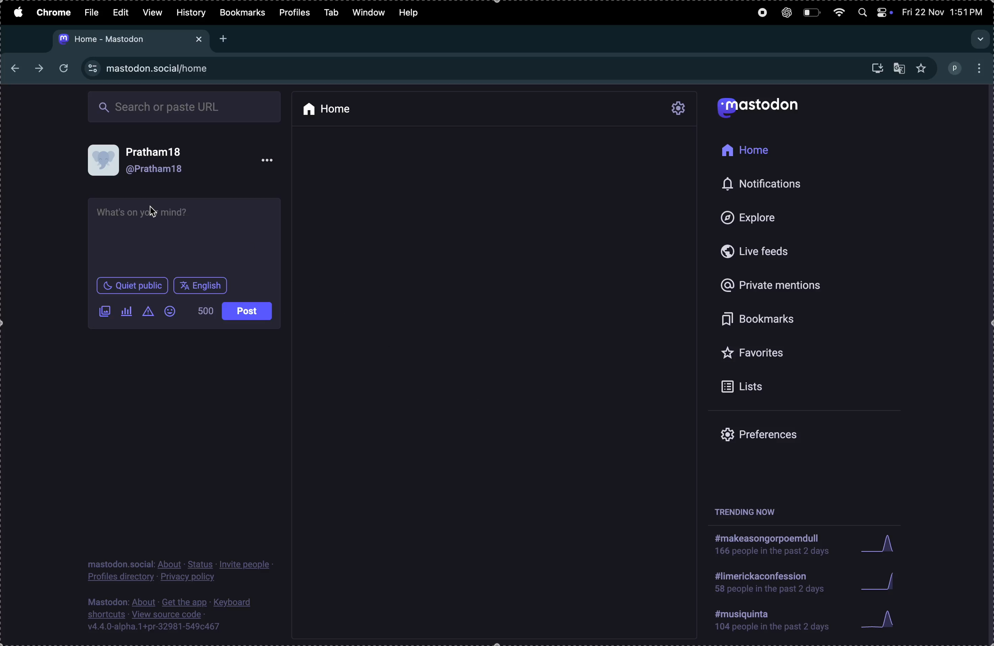  Describe the element at coordinates (135, 39) in the screenshot. I see `mastodon url` at that location.